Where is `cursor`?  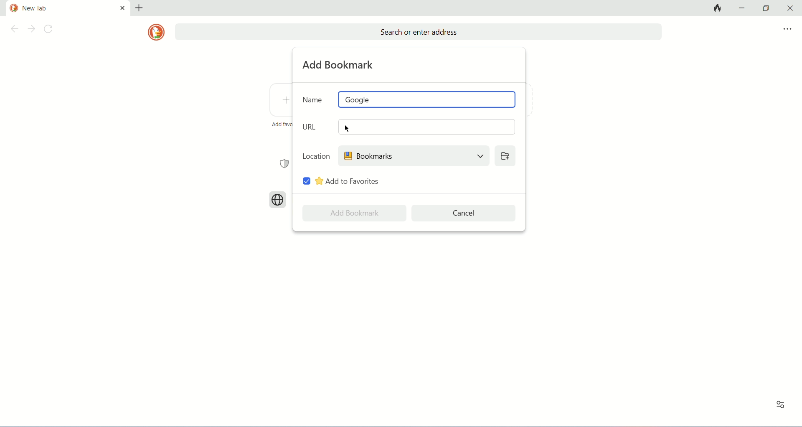
cursor is located at coordinates (347, 129).